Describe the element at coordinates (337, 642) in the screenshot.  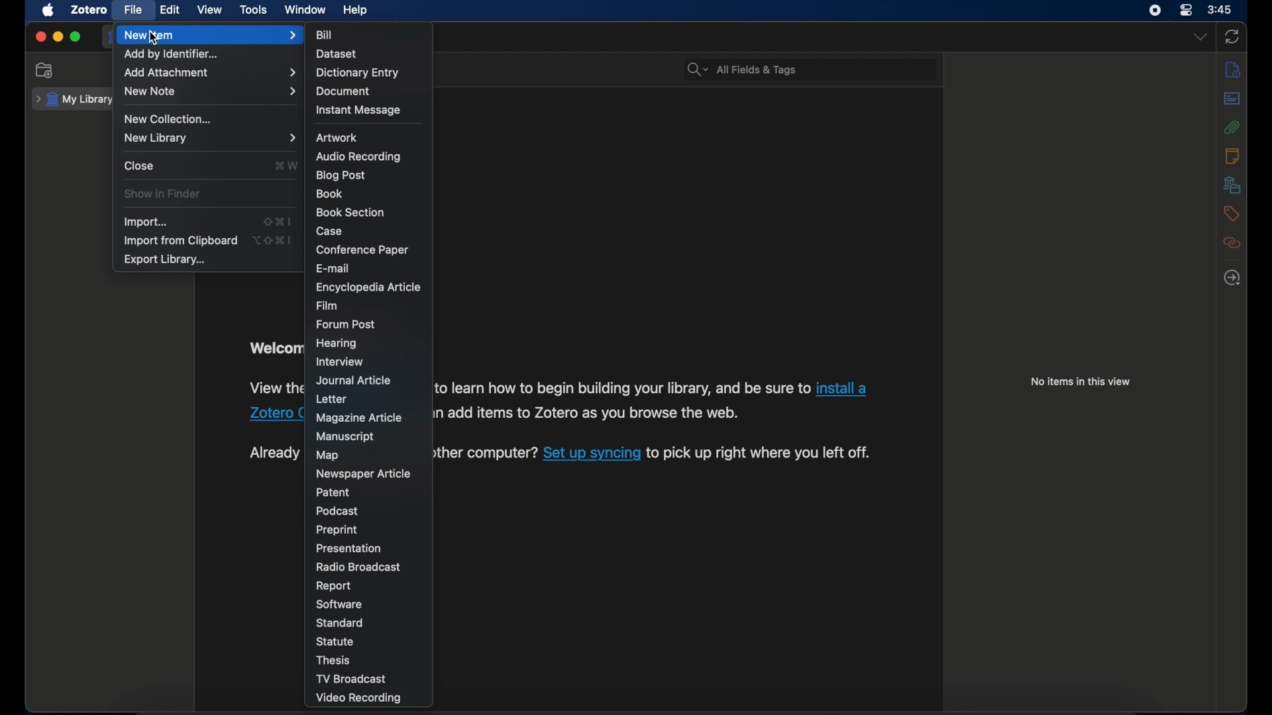
I see `statue` at that location.